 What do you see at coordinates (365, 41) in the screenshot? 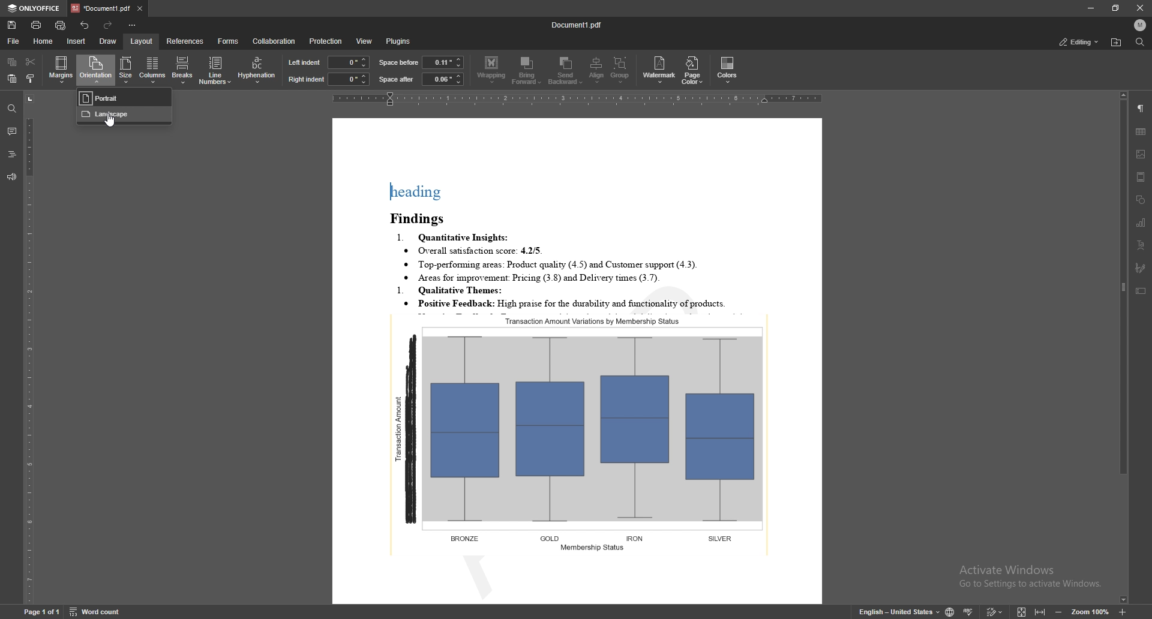
I see `view` at bounding box center [365, 41].